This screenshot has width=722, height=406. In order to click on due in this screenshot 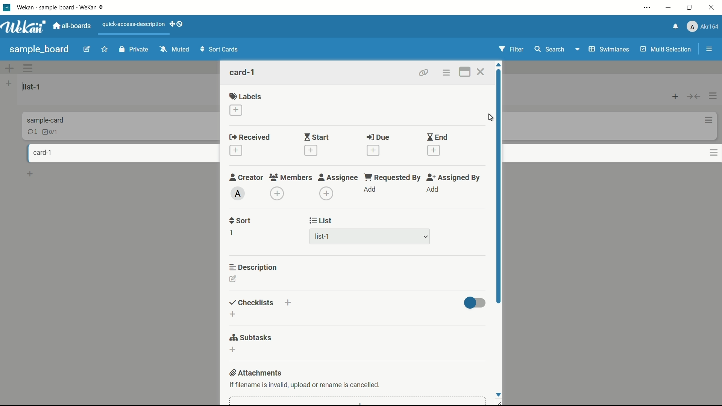, I will do `click(378, 138)`.